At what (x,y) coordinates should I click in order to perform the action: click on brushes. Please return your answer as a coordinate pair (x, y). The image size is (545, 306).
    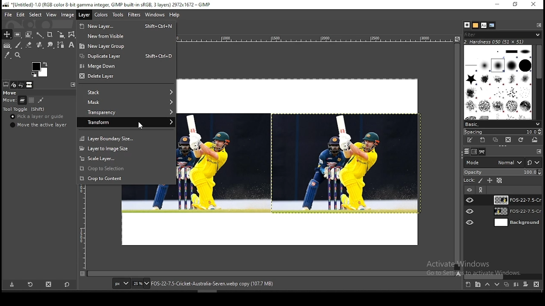
    Looking at the image, I should click on (467, 25).